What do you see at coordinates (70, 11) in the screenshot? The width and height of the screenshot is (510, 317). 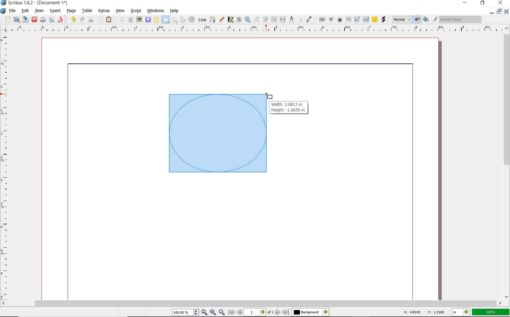 I see `PAGE` at bounding box center [70, 11].